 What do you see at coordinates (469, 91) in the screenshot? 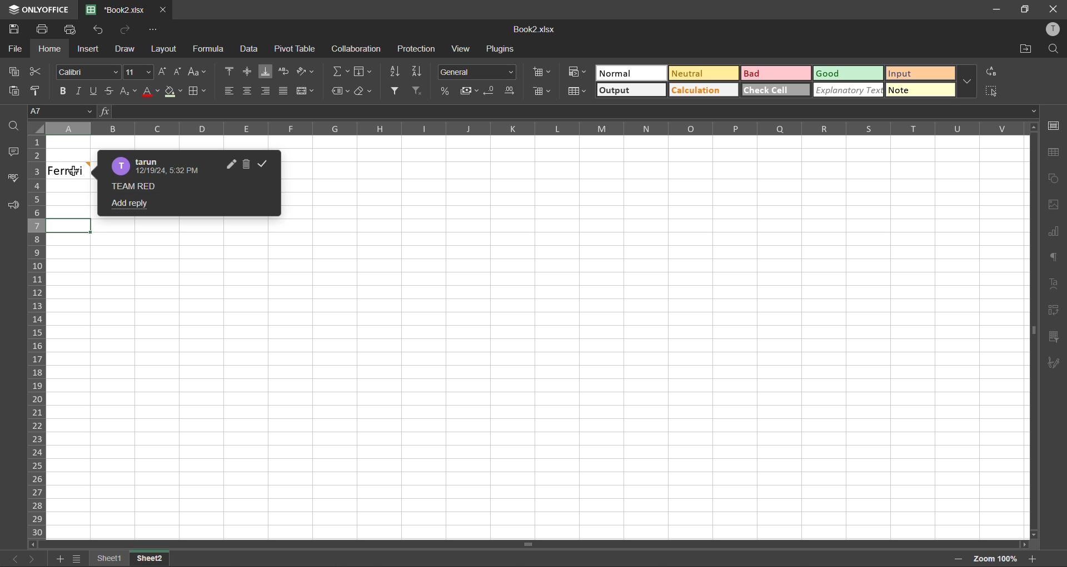
I see `accounting` at bounding box center [469, 91].